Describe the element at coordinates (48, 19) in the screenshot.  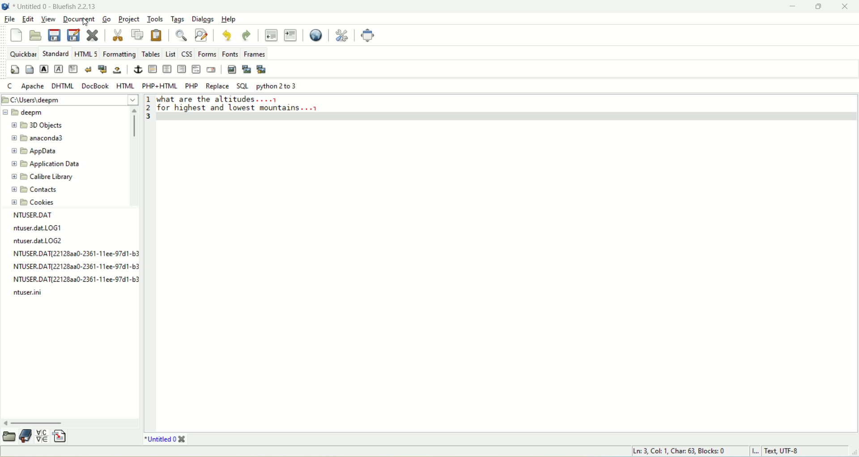
I see `view` at that location.